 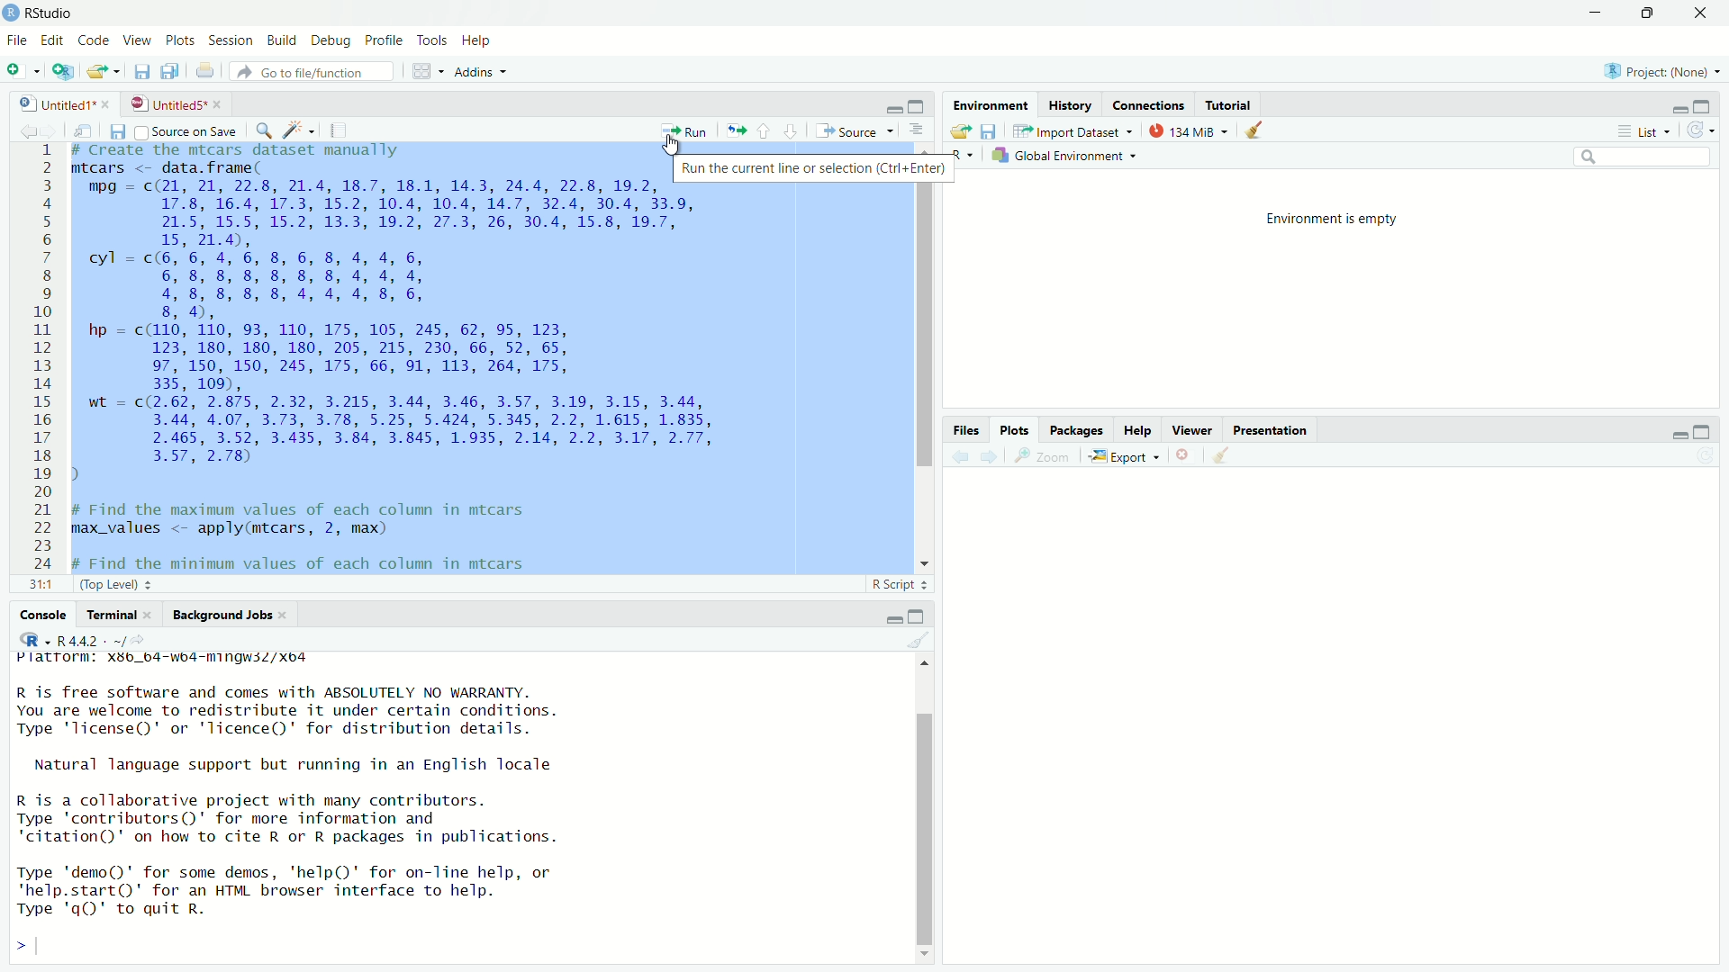 I want to click on upward, so click(x=769, y=132).